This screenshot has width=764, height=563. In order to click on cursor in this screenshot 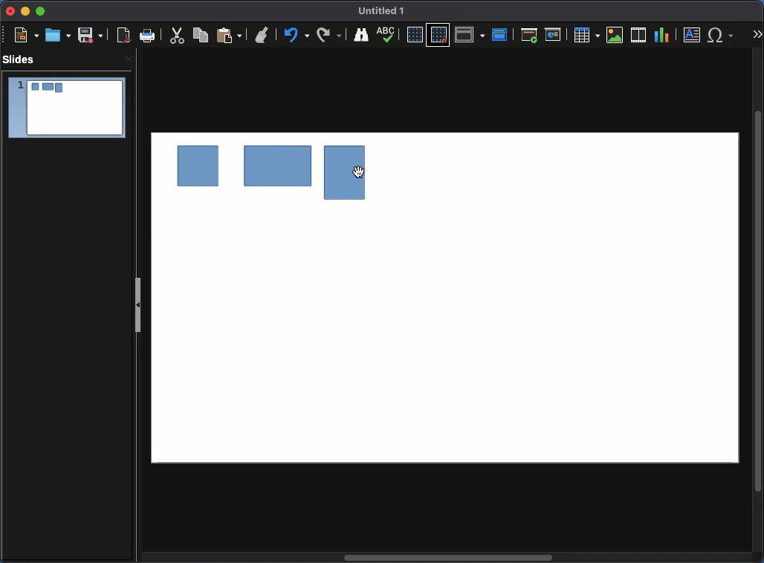, I will do `click(360, 173)`.